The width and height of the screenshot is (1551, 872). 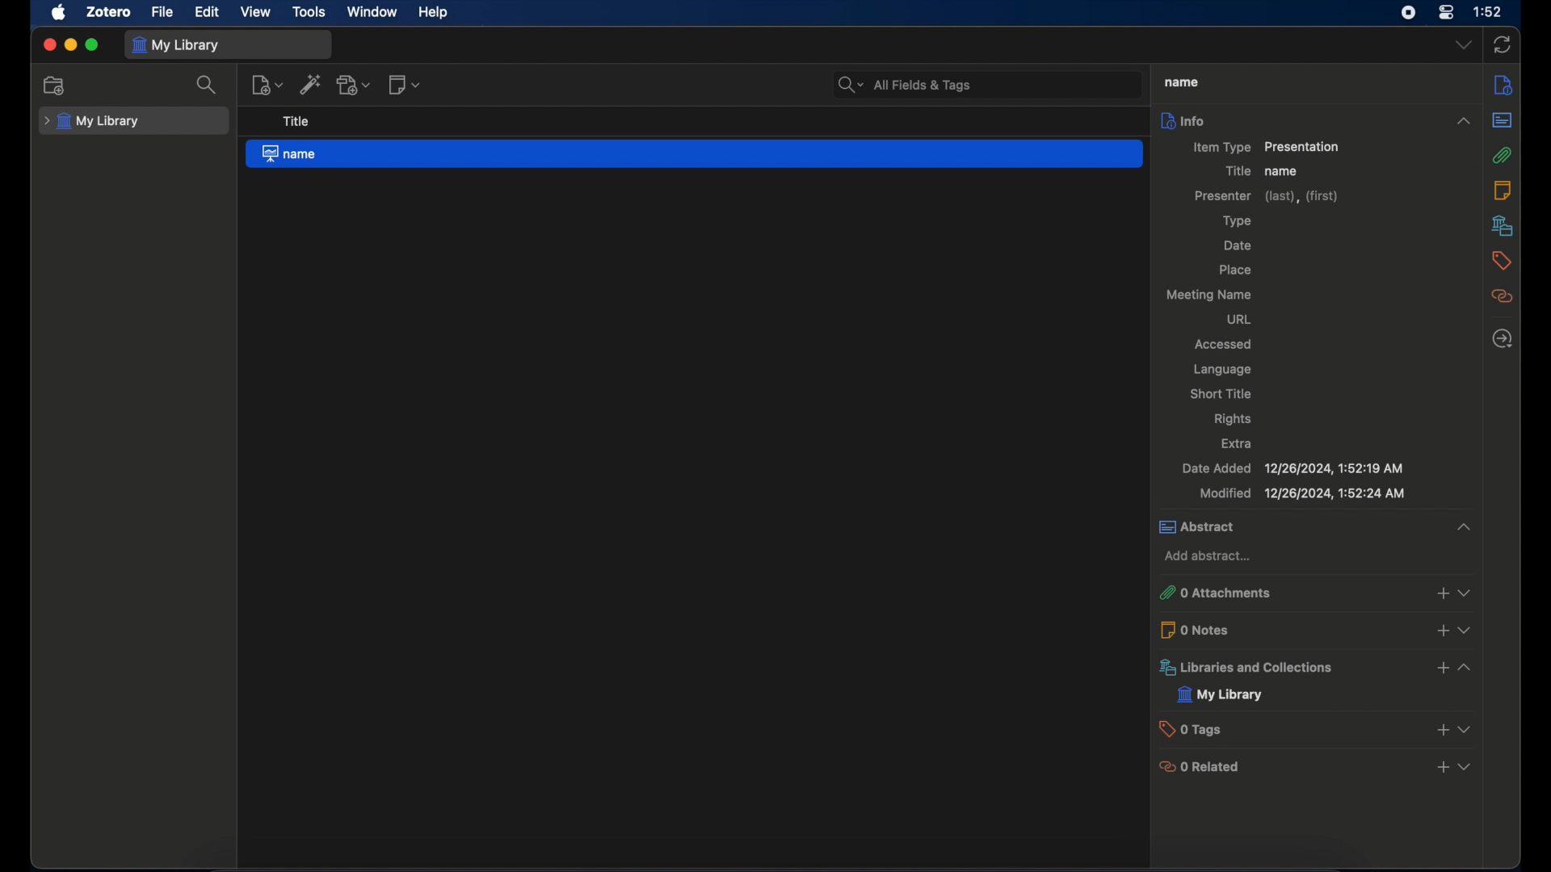 I want to click on presenter (last),(first), so click(x=1269, y=195).